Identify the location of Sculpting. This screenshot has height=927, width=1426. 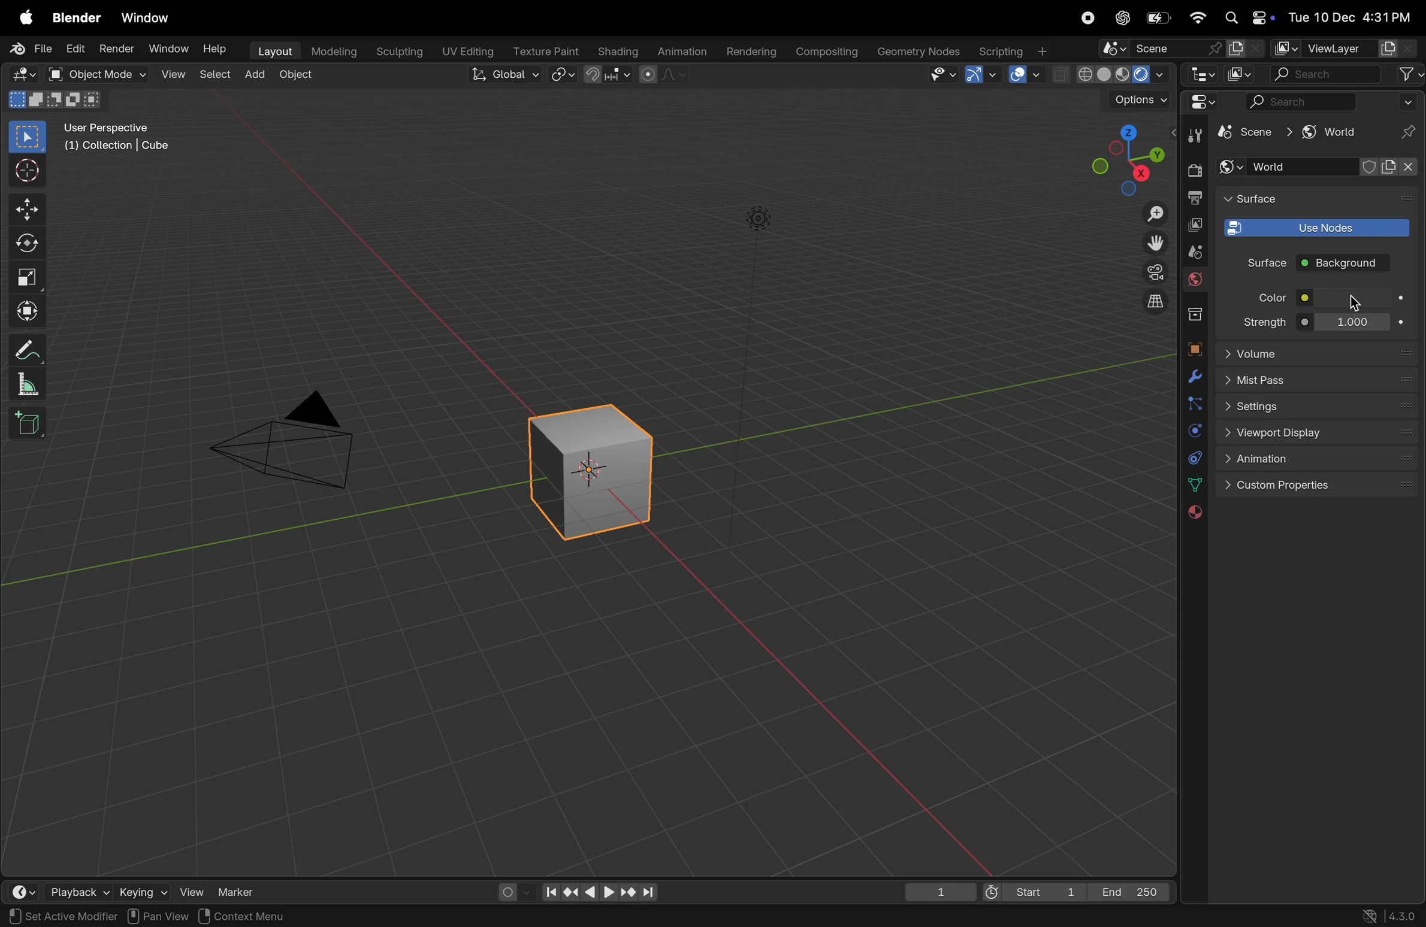
(396, 51).